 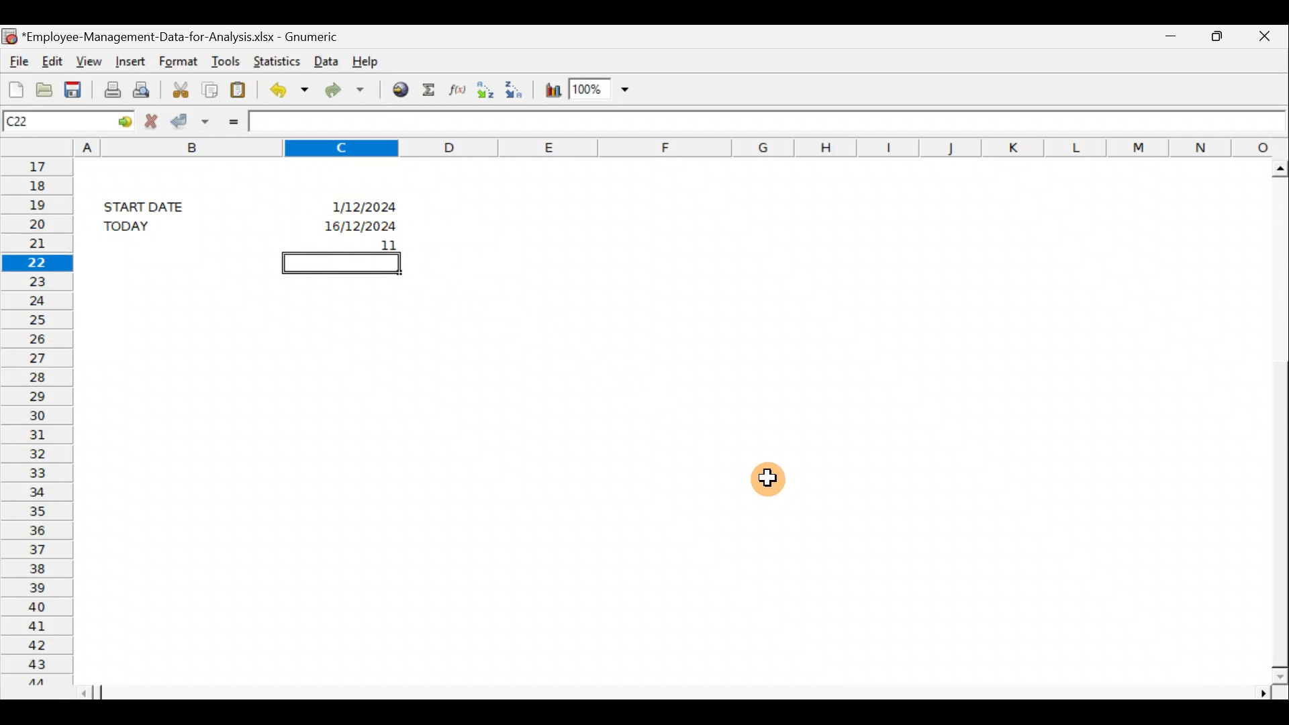 What do you see at coordinates (43, 120) in the screenshot?
I see `Cell name C22` at bounding box center [43, 120].